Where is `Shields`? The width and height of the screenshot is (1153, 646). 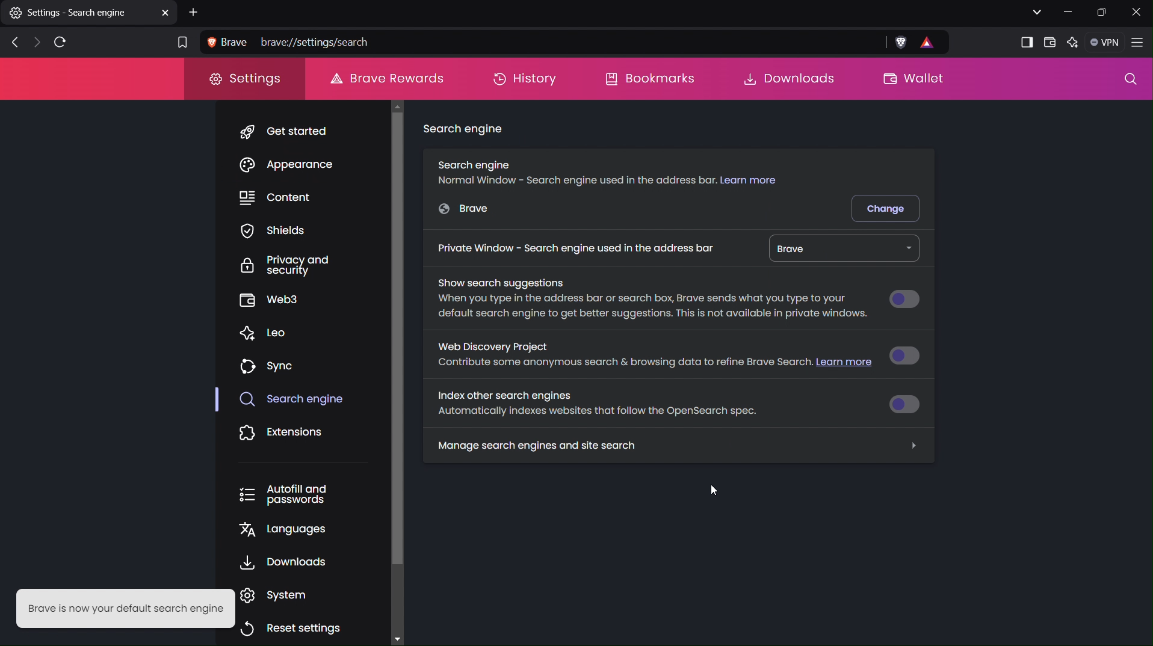
Shields is located at coordinates (273, 233).